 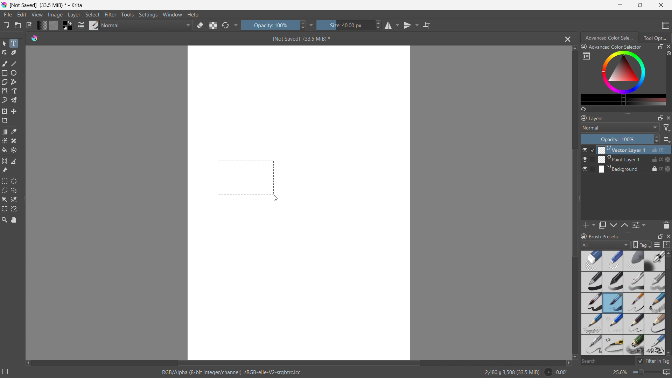 What do you see at coordinates (620, 139) in the screenshot?
I see `opacity control` at bounding box center [620, 139].